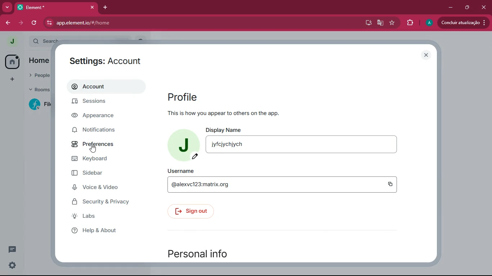  What do you see at coordinates (40, 75) in the screenshot?
I see `people` at bounding box center [40, 75].